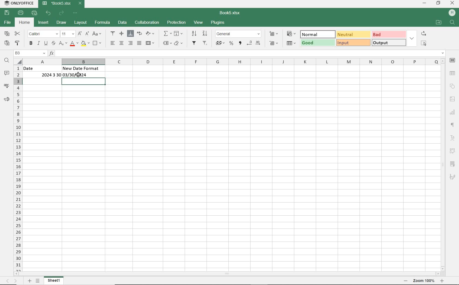  Describe the element at coordinates (452, 3) in the screenshot. I see `CLOSE` at that location.